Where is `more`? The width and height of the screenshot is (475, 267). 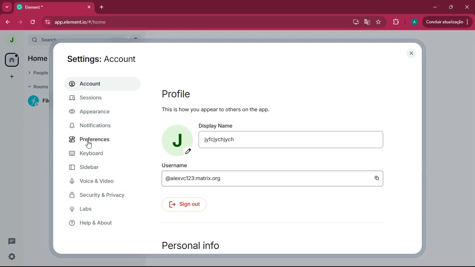 more is located at coordinates (13, 76).